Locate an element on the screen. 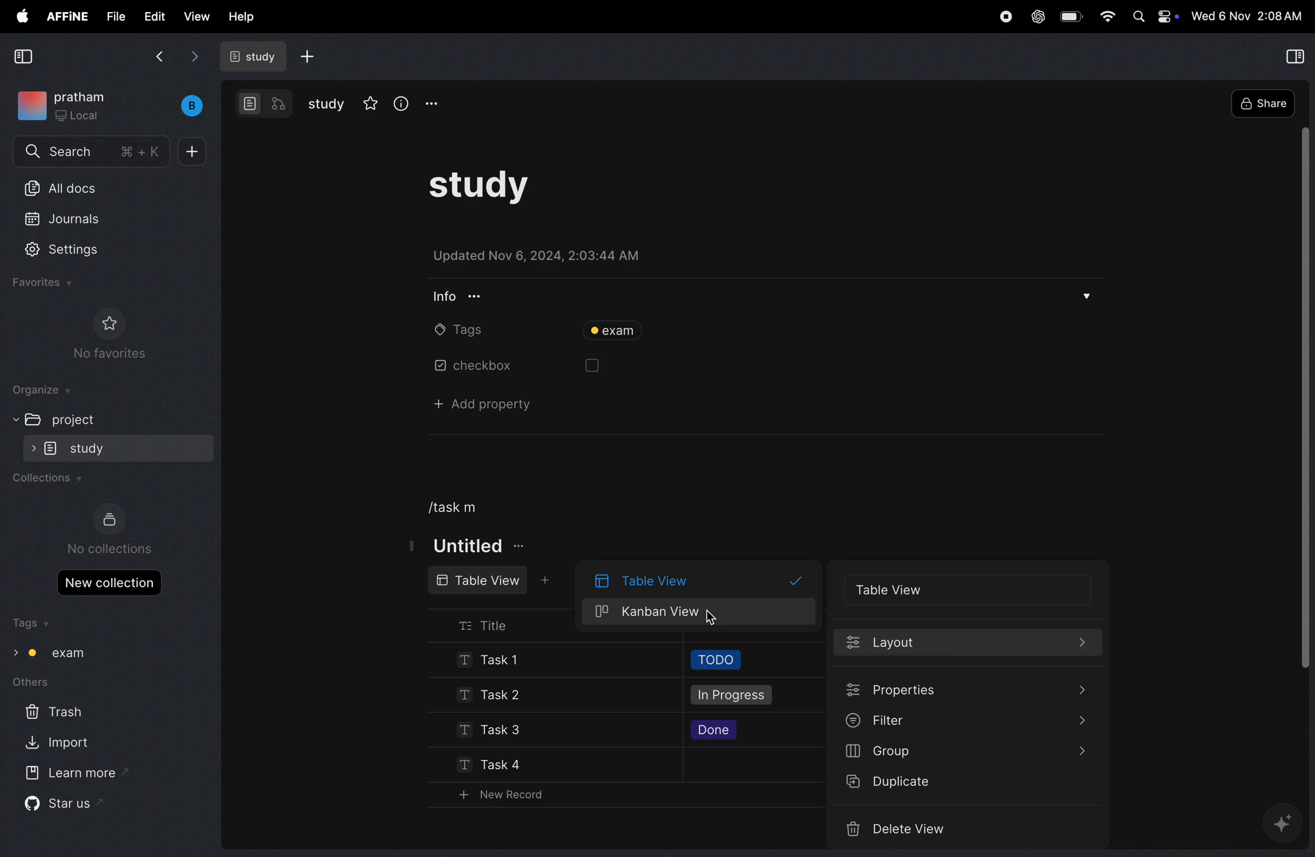 This screenshot has height=857, width=1315. view is located at coordinates (196, 17).